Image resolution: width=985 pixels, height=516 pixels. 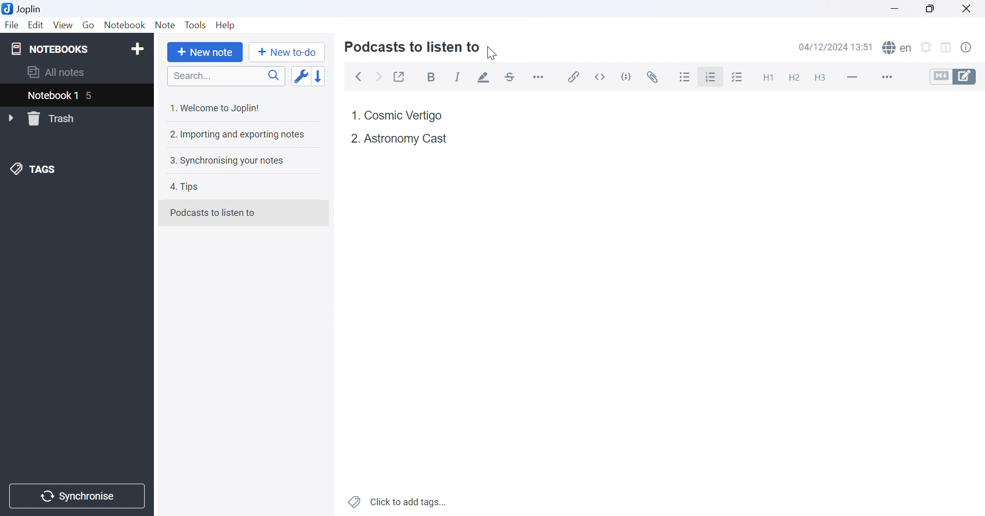 I want to click on File, so click(x=12, y=26).